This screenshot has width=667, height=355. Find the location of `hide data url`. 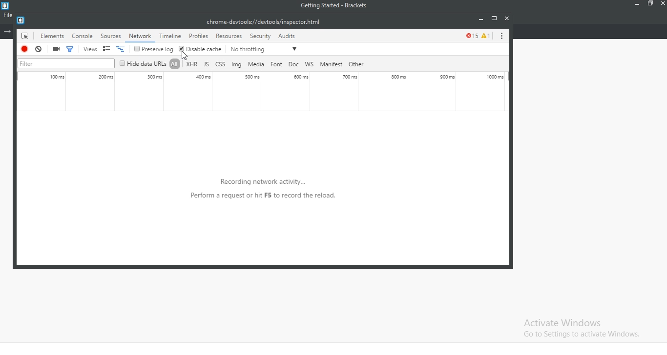

hide data url is located at coordinates (143, 63).